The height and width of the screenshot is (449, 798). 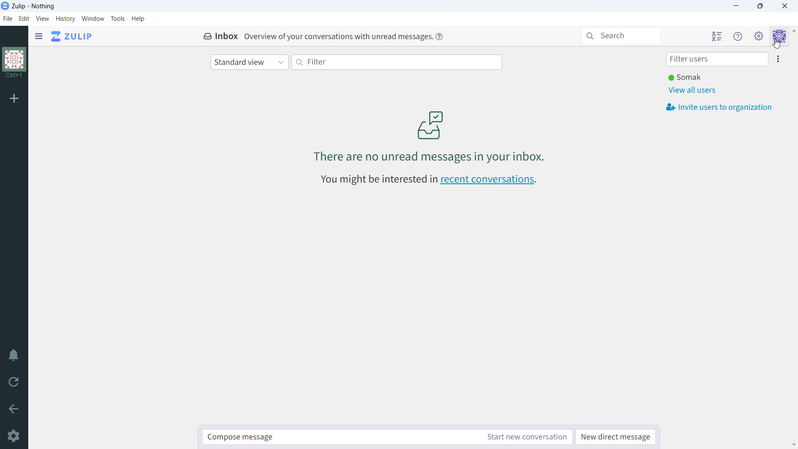 What do you see at coordinates (793, 32) in the screenshot?
I see `scroll up` at bounding box center [793, 32].